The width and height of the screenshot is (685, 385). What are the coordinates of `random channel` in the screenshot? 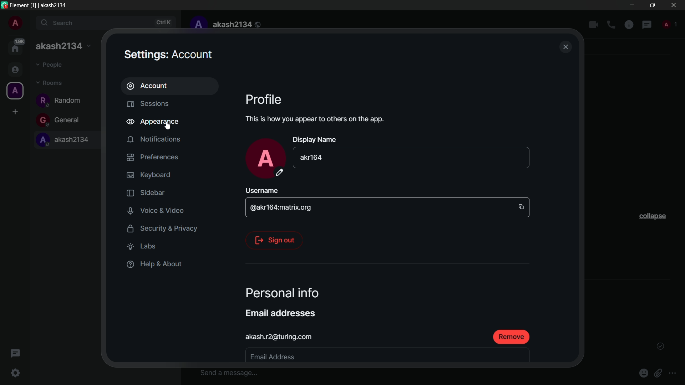 It's located at (61, 100).